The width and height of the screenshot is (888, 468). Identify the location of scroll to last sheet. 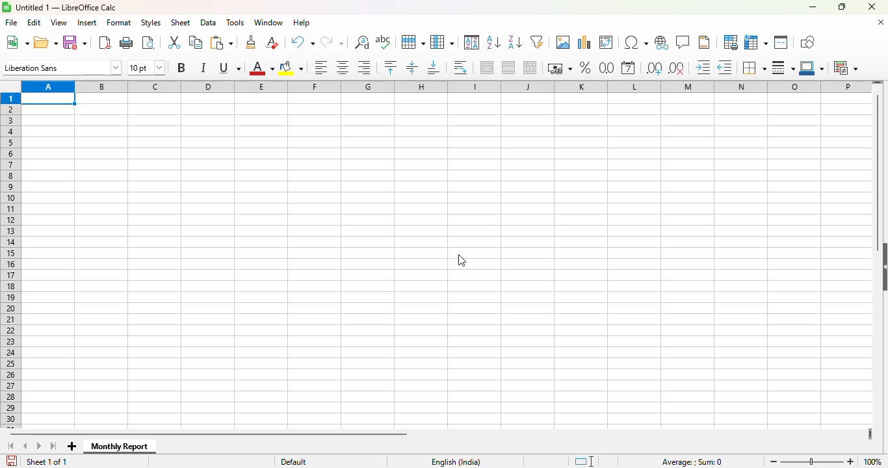
(53, 447).